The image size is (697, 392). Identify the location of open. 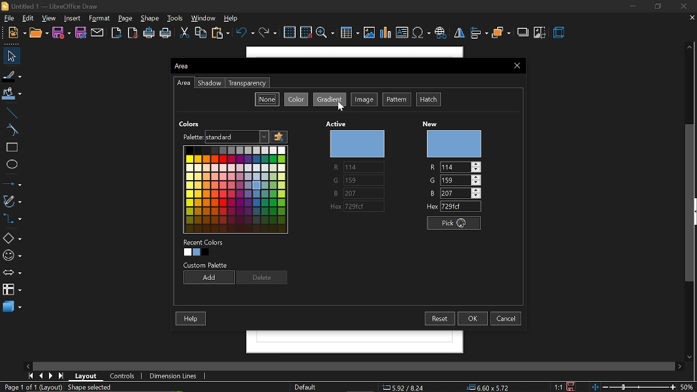
(38, 33).